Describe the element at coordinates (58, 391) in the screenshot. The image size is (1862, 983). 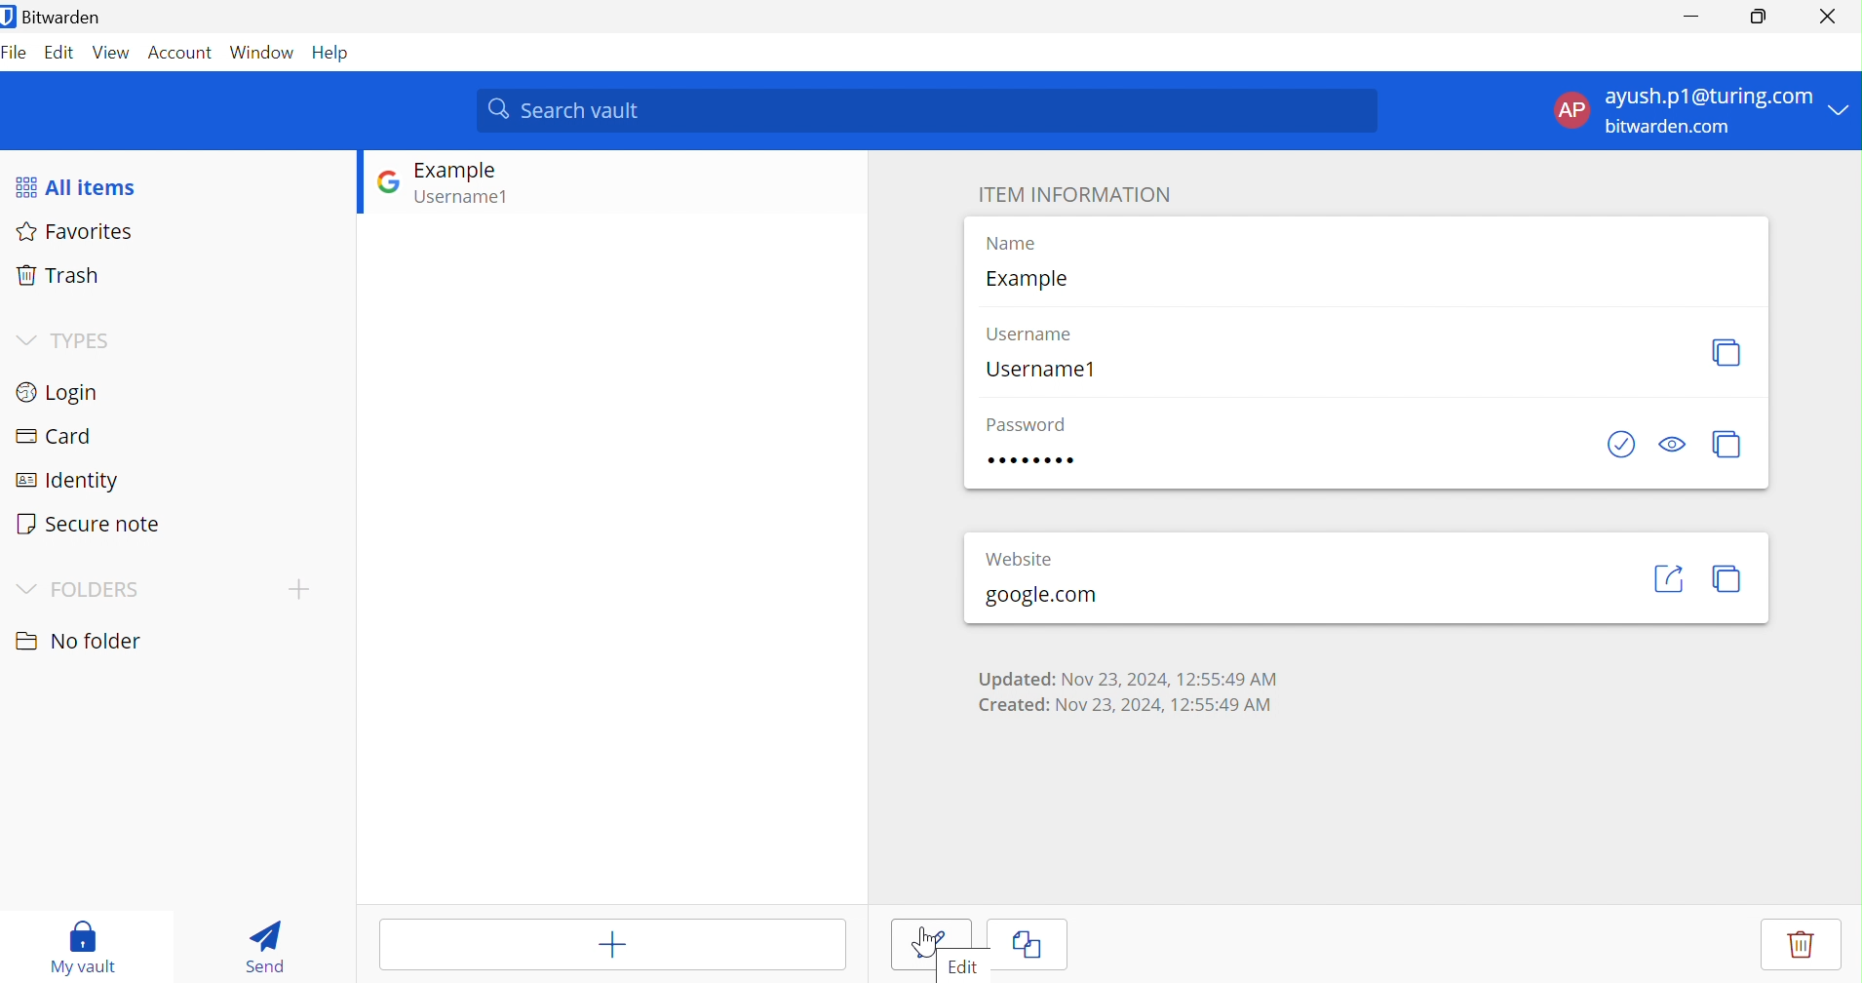
I see `Login` at that location.